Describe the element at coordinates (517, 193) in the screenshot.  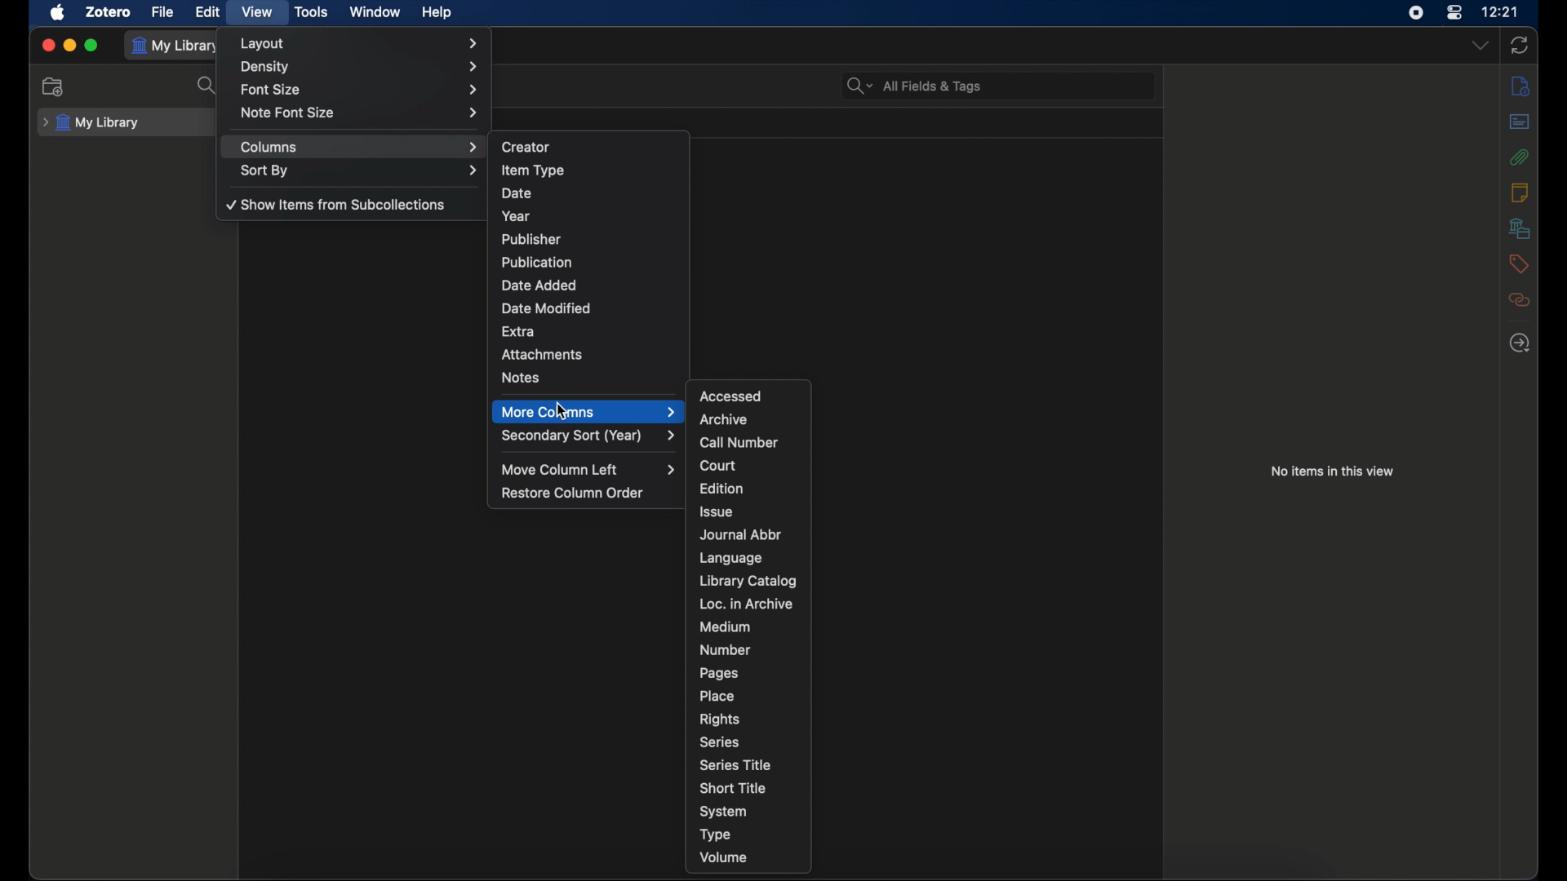
I see `date` at that location.